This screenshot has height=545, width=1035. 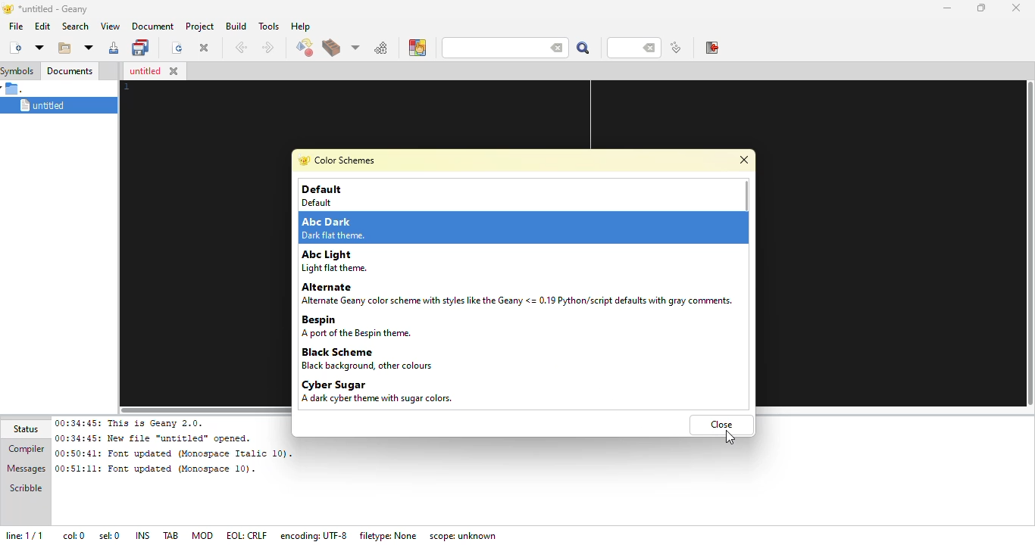 What do you see at coordinates (42, 26) in the screenshot?
I see `edit` at bounding box center [42, 26].